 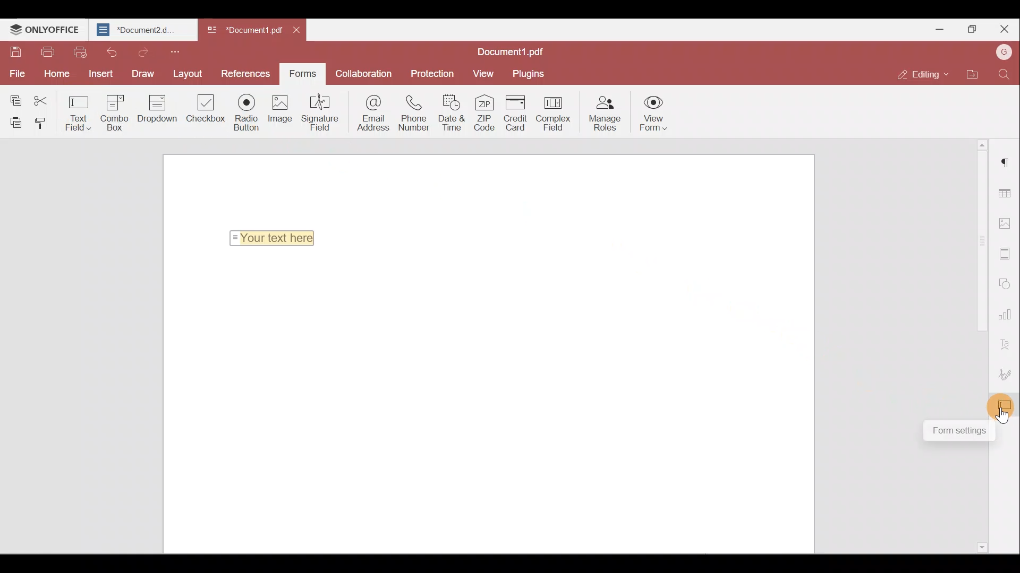 I want to click on Date & time, so click(x=452, y=115).